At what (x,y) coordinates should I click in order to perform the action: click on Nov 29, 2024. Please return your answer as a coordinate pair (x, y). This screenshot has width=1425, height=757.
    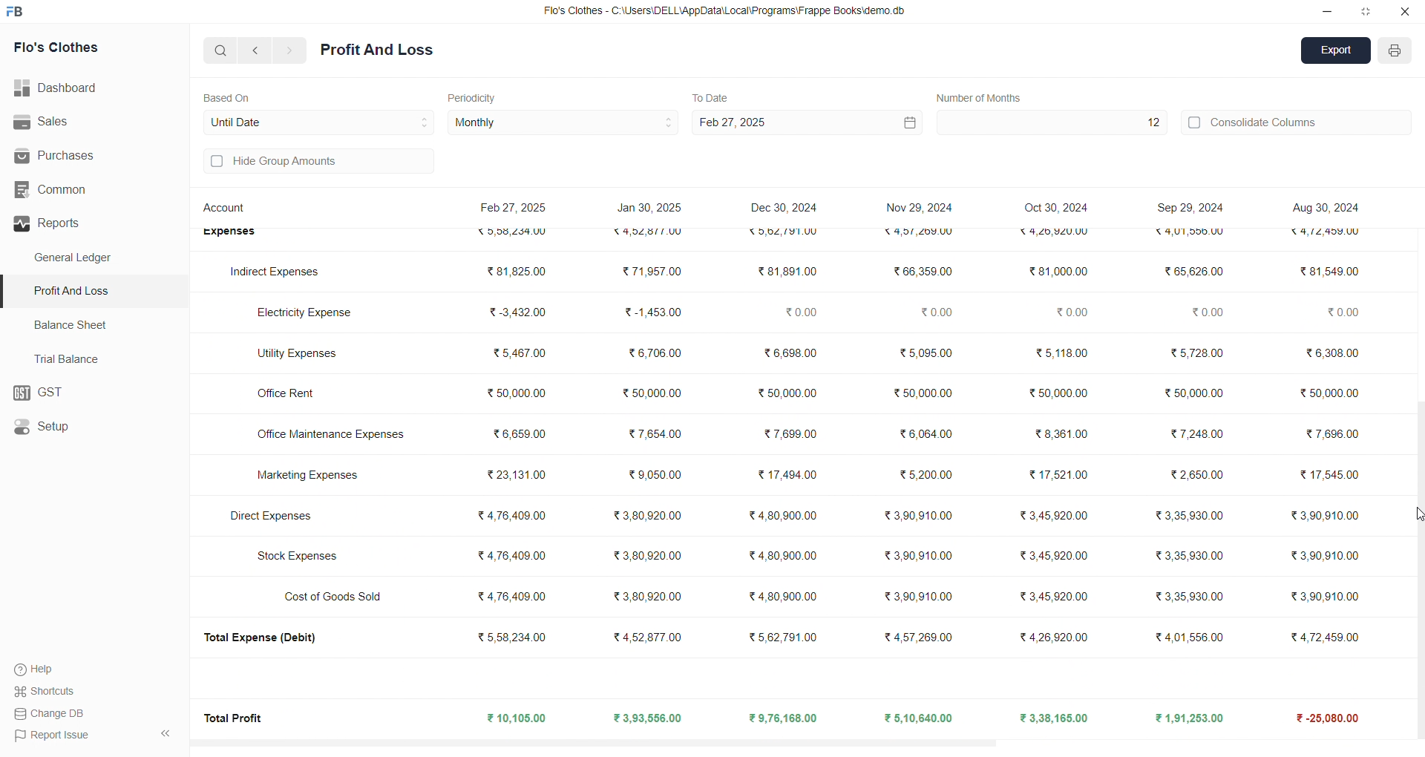
    Looking at the image, I should click on (919, 205).